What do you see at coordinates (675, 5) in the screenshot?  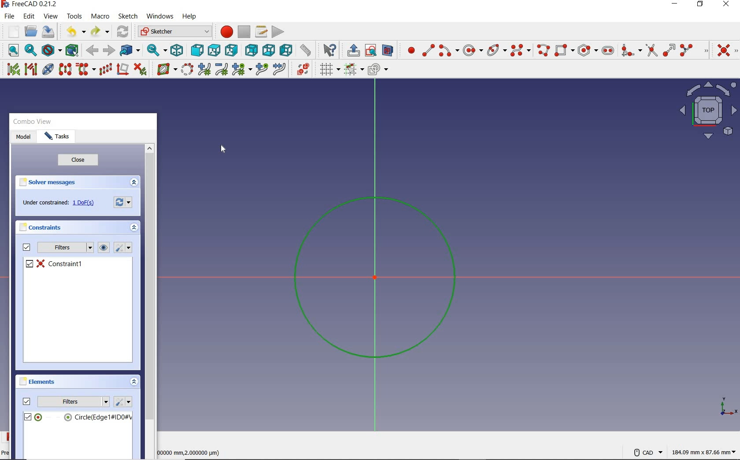 I see `minimize` at bounding box center [675, 5].